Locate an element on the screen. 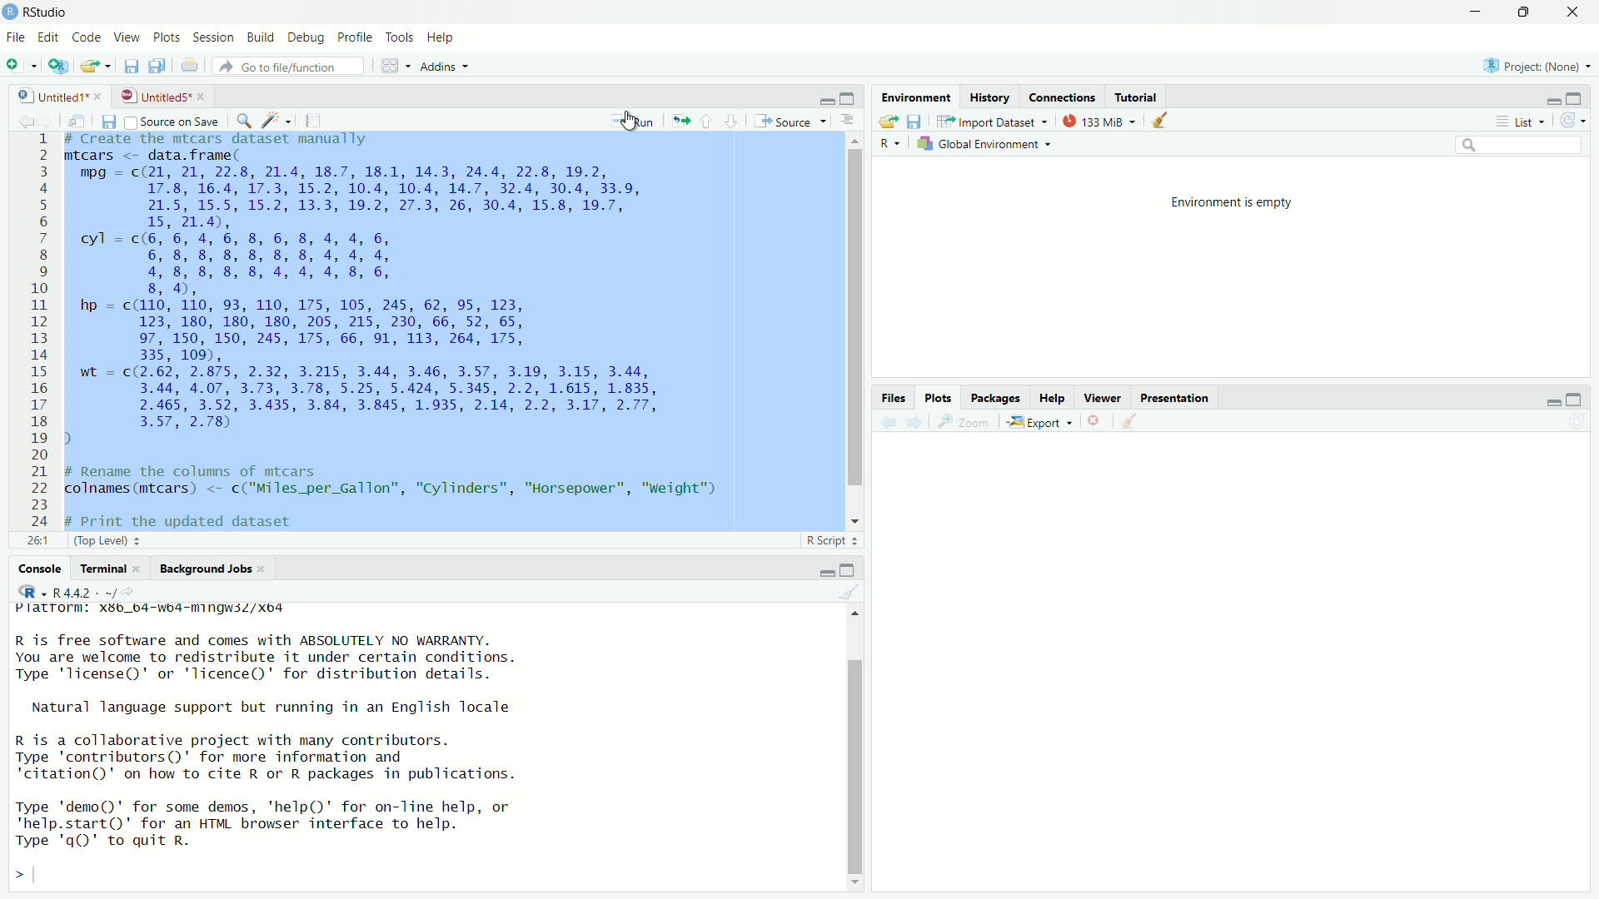 The height and width of the screenshot is (899, 1599). spark is located at coordinates (273, 117).